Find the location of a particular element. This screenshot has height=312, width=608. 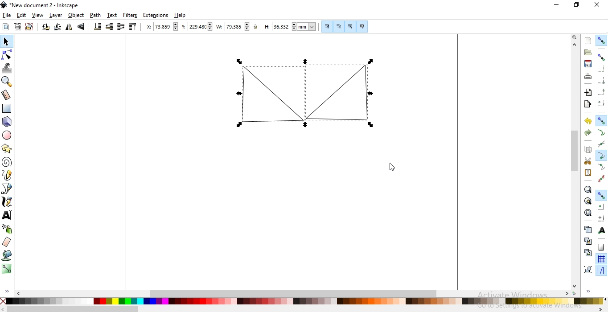

snap bounding boxes is located at coordinates (602, 57).